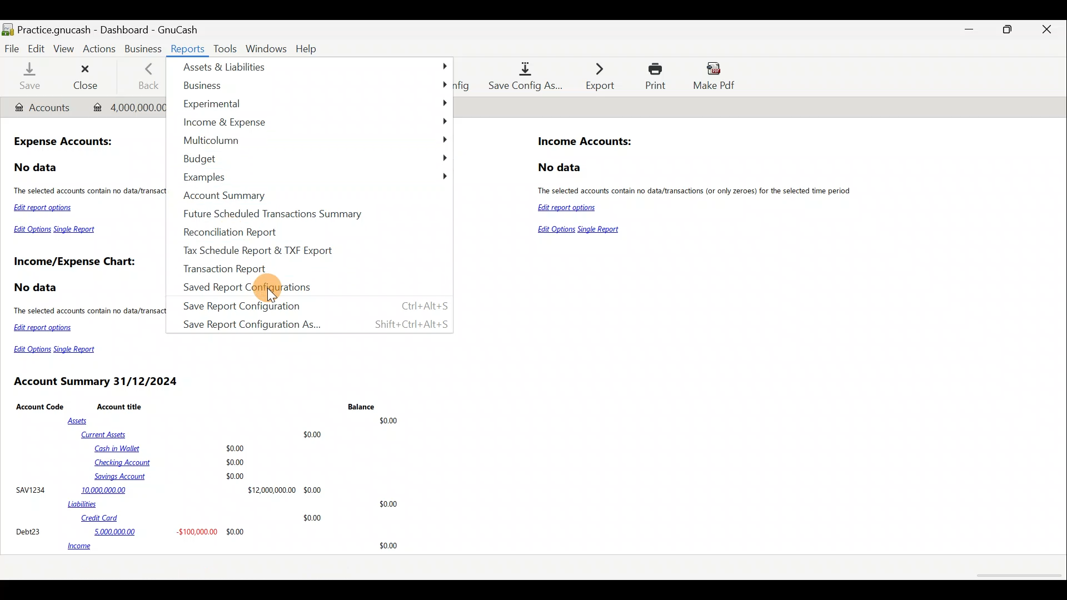  What do you see at coordinates (317, 159) in the screenshot?
I see `Budget »` at bounding box center [317, 159].